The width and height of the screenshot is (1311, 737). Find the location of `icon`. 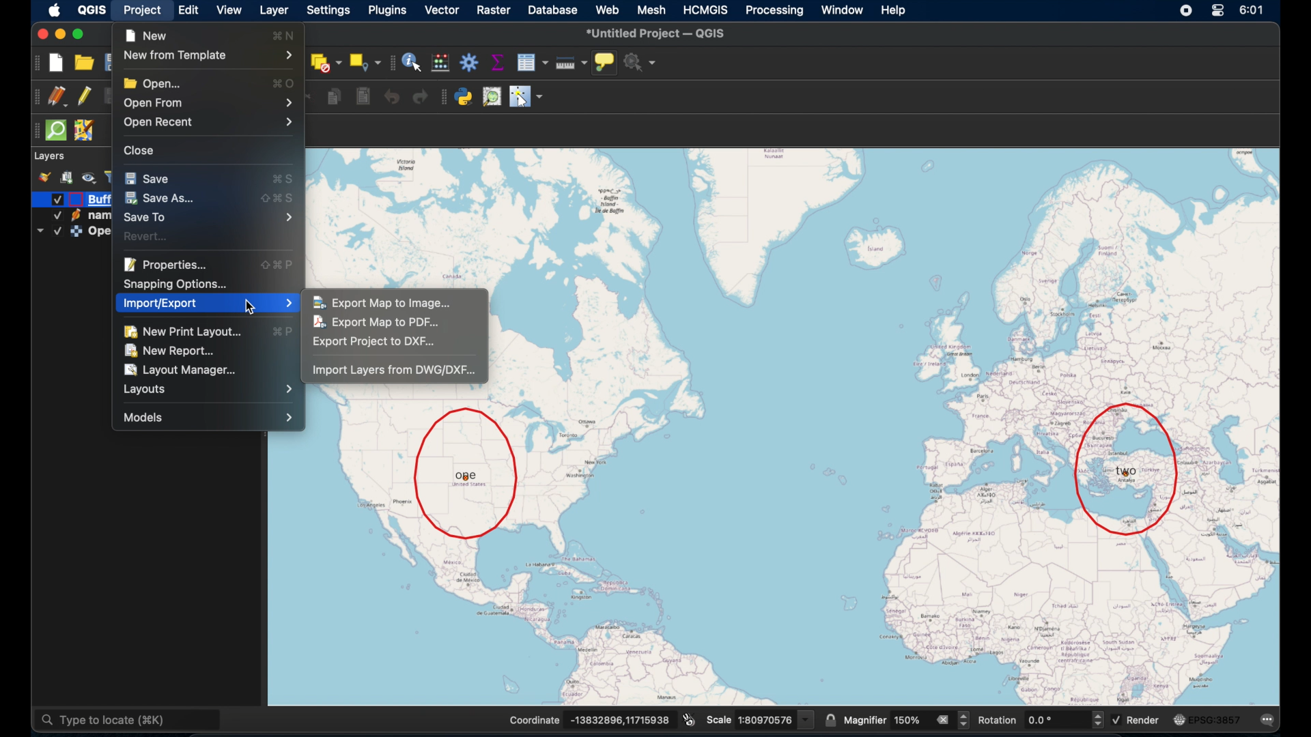

icon is located at coordinates (75, 199).